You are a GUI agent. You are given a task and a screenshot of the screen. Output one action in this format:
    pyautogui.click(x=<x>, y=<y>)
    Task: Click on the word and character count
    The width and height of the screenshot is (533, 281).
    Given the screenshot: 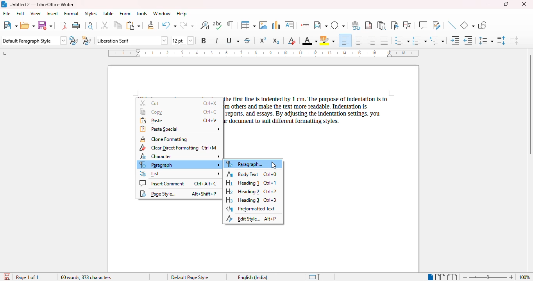 What is the action you would take?
    pyautogui.click(x=86, y=277)
    